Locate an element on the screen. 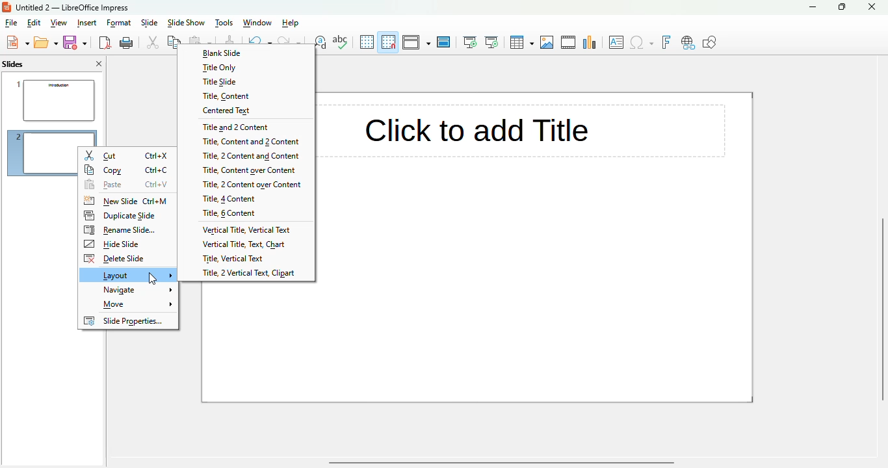 Image resolution: width=888 pixels, height=468 pixels. slide 1 selected is located at coordinates (52, 98).